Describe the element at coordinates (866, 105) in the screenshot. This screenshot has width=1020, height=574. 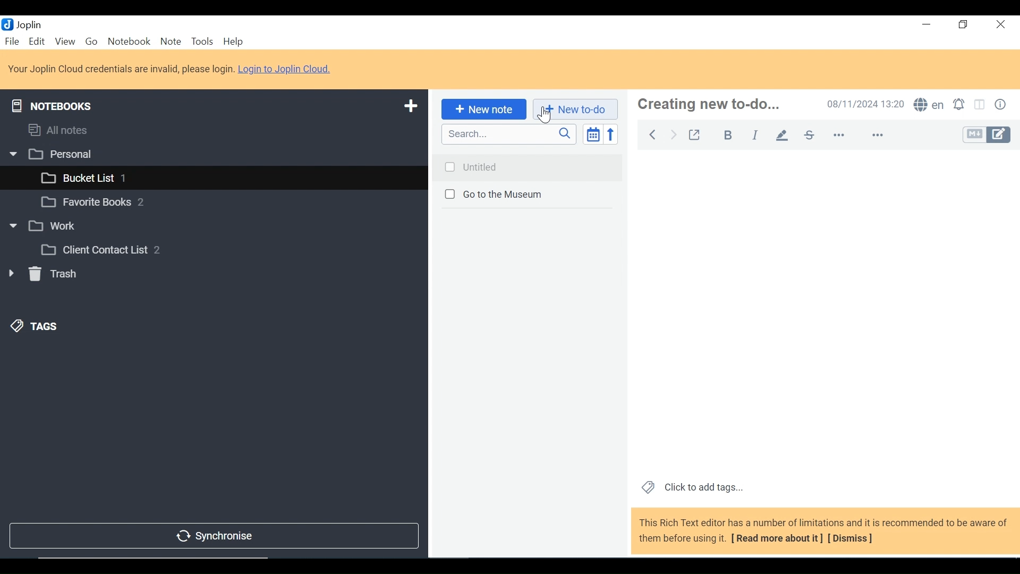
I see `Date and Time` at that location.